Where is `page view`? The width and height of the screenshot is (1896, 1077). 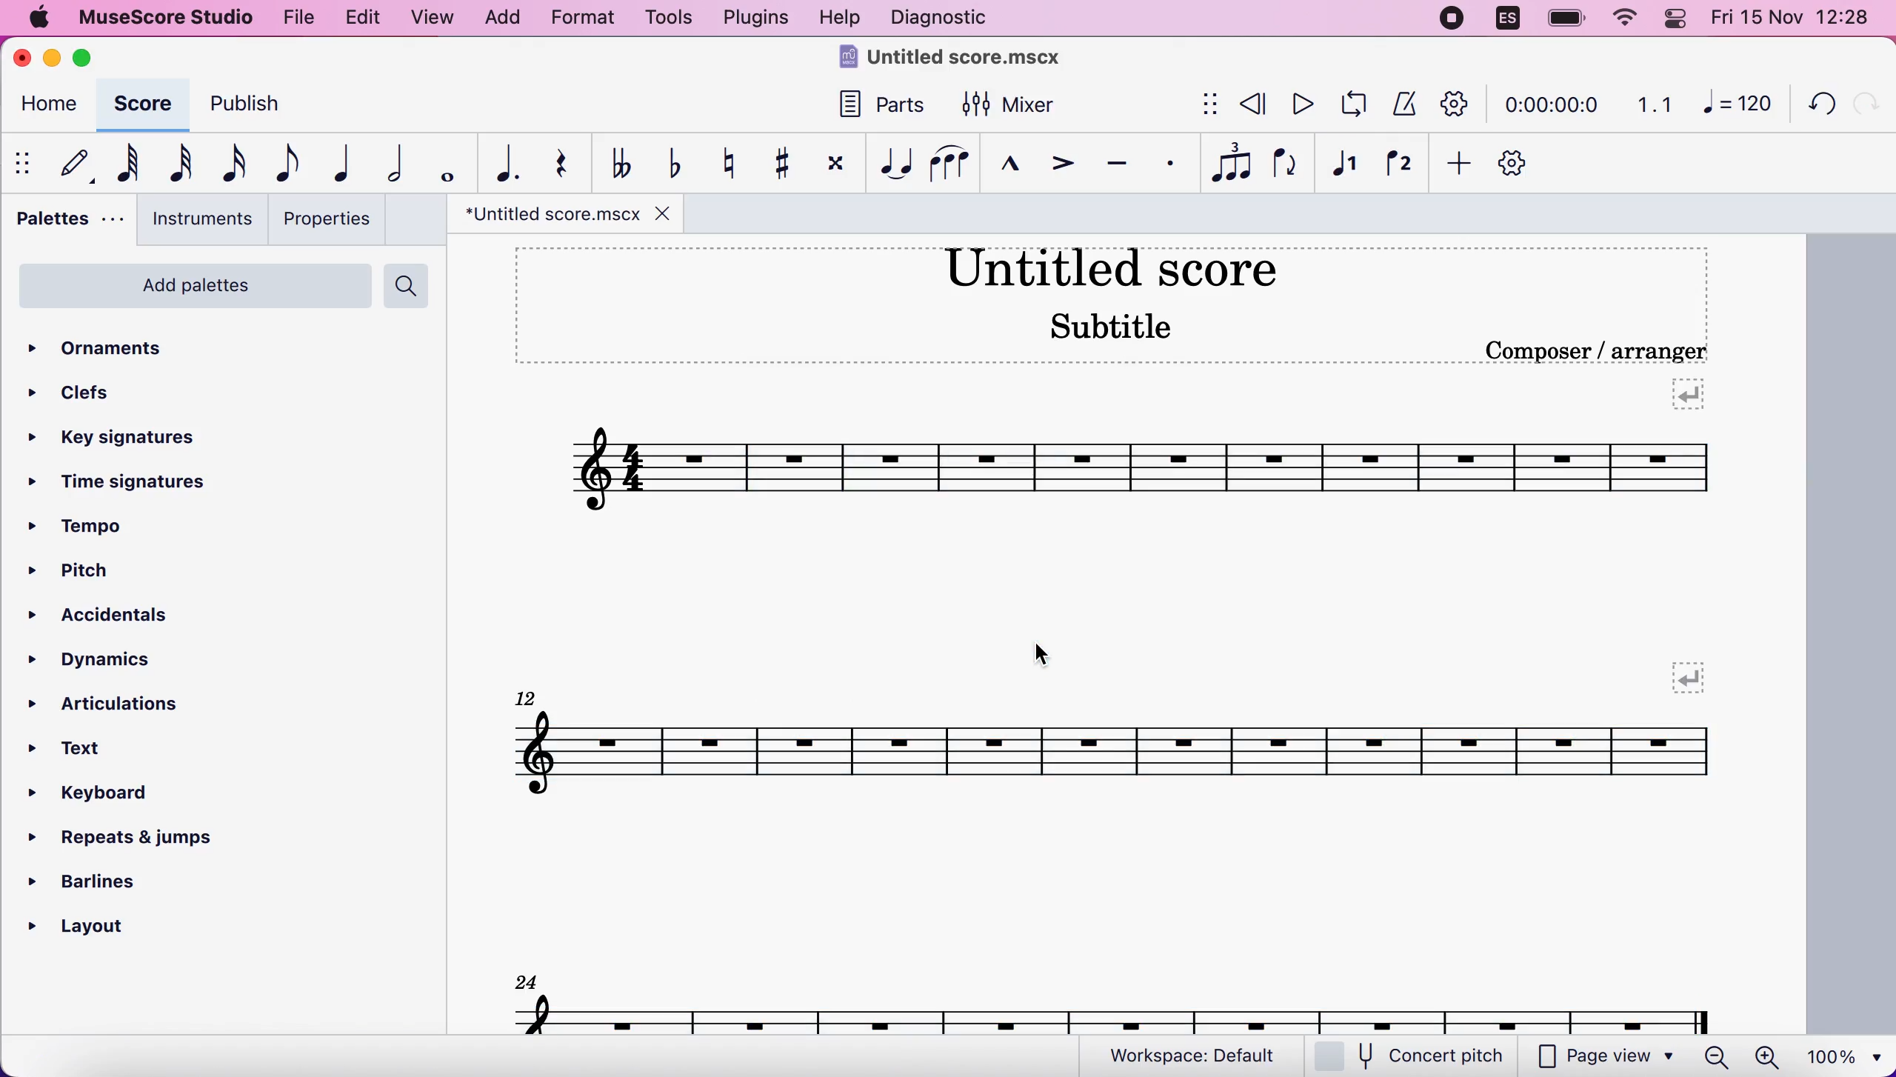
page view is located at coordinates (1606, 1057).